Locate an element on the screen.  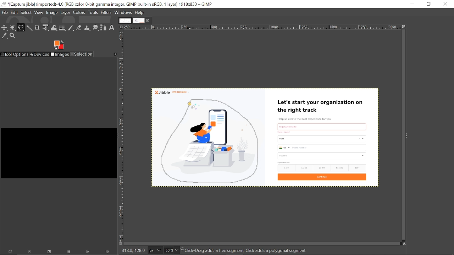
coordinates is located at coordinates (133, 250).